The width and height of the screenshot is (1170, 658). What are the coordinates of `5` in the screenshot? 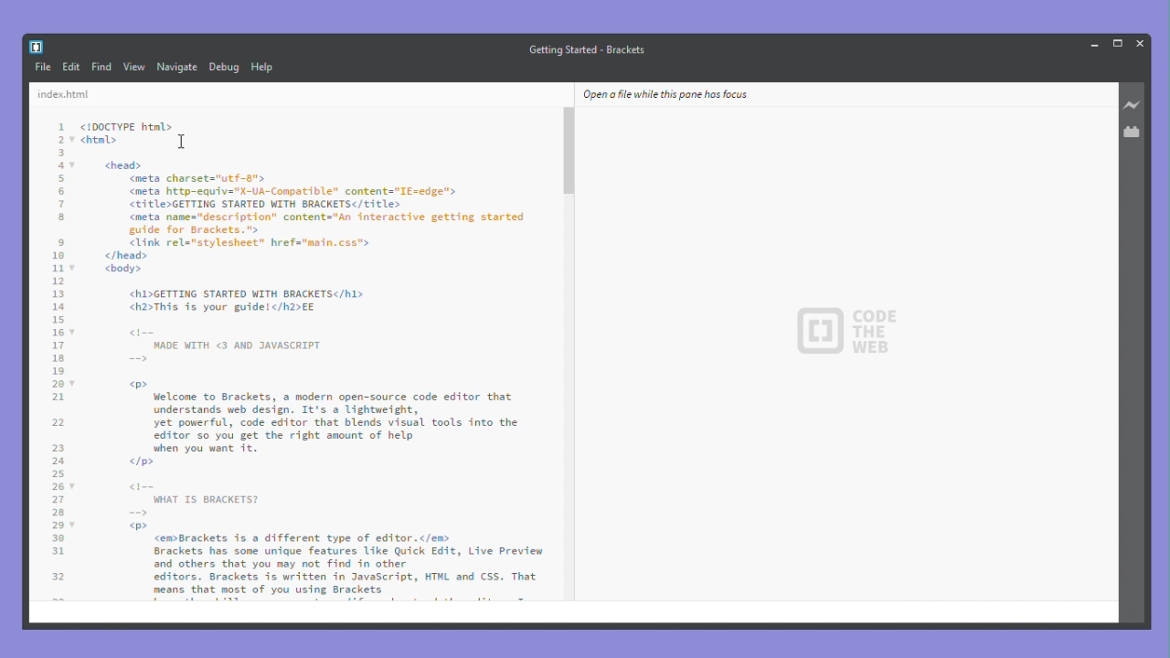 It's located at (62, 179).